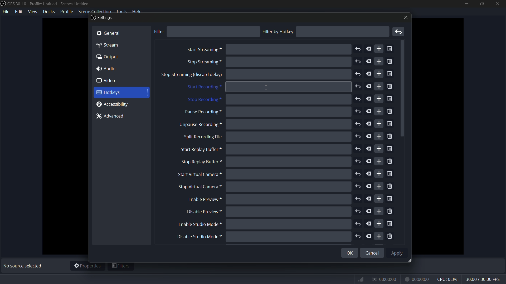  What do you see at coordinates (391, 199) in the screenshot?
I see `remove` at bounding box center [391, 199].